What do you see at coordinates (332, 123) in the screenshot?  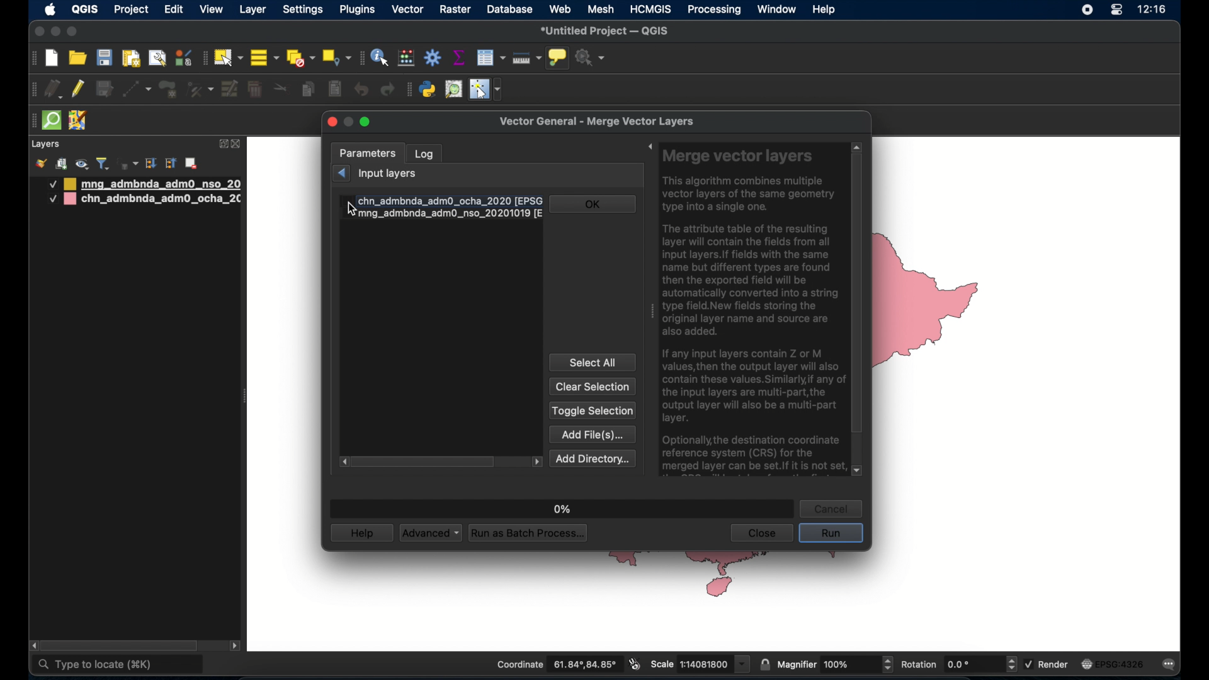 I see `close` at bounding box center [332, 123].